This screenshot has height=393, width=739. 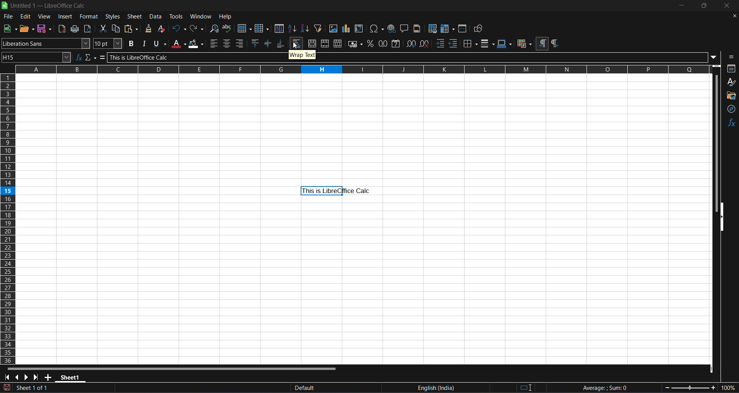 What do you see at coordinates (46, 43) in the screenshot?
I see `font name` at bounding box center [46, 43].